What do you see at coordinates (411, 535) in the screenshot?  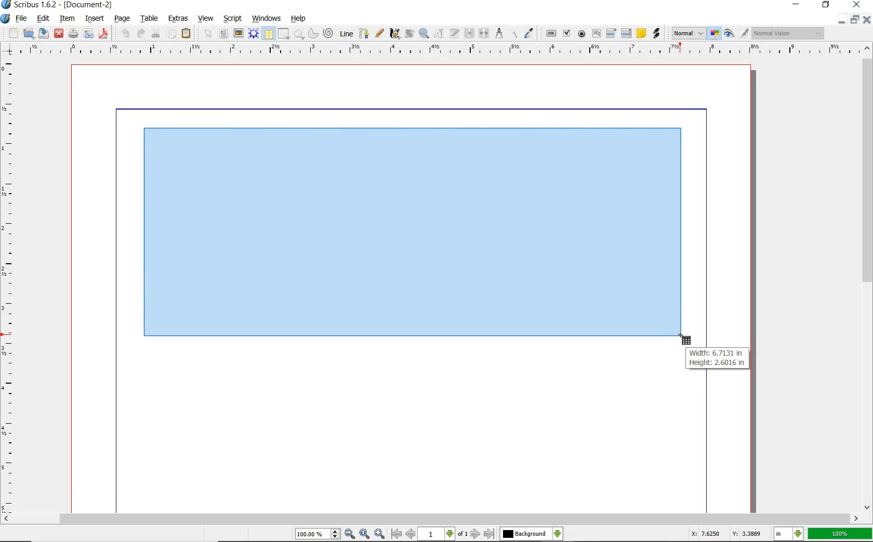 I see `go to previous page` at bounding box center [411, 535].